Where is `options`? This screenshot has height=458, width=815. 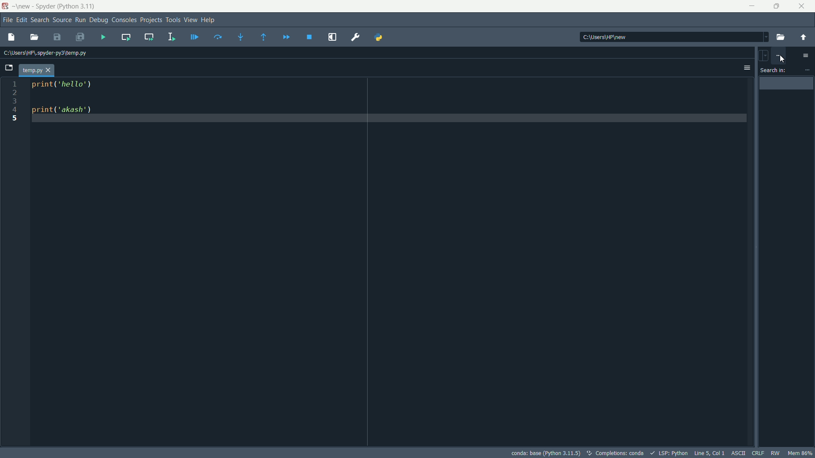 options is located at coordinates (746, 68).